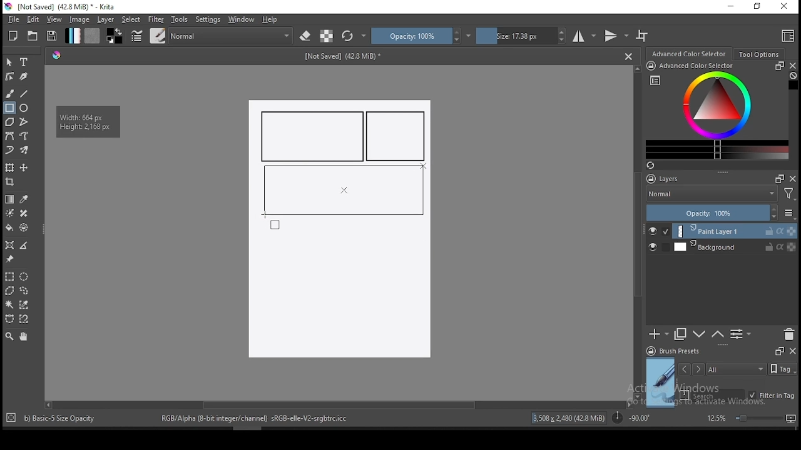 The image size is (801, 450). Describe the element at coordinates (136, 36) in the screenshot. I see `brush settings` at that location.